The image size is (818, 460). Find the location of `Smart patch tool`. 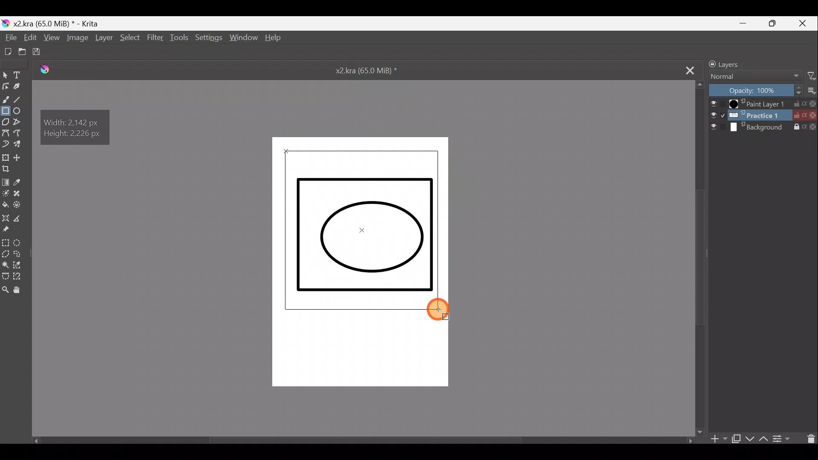

Smart patch tool is located at coordinates (20, 194).